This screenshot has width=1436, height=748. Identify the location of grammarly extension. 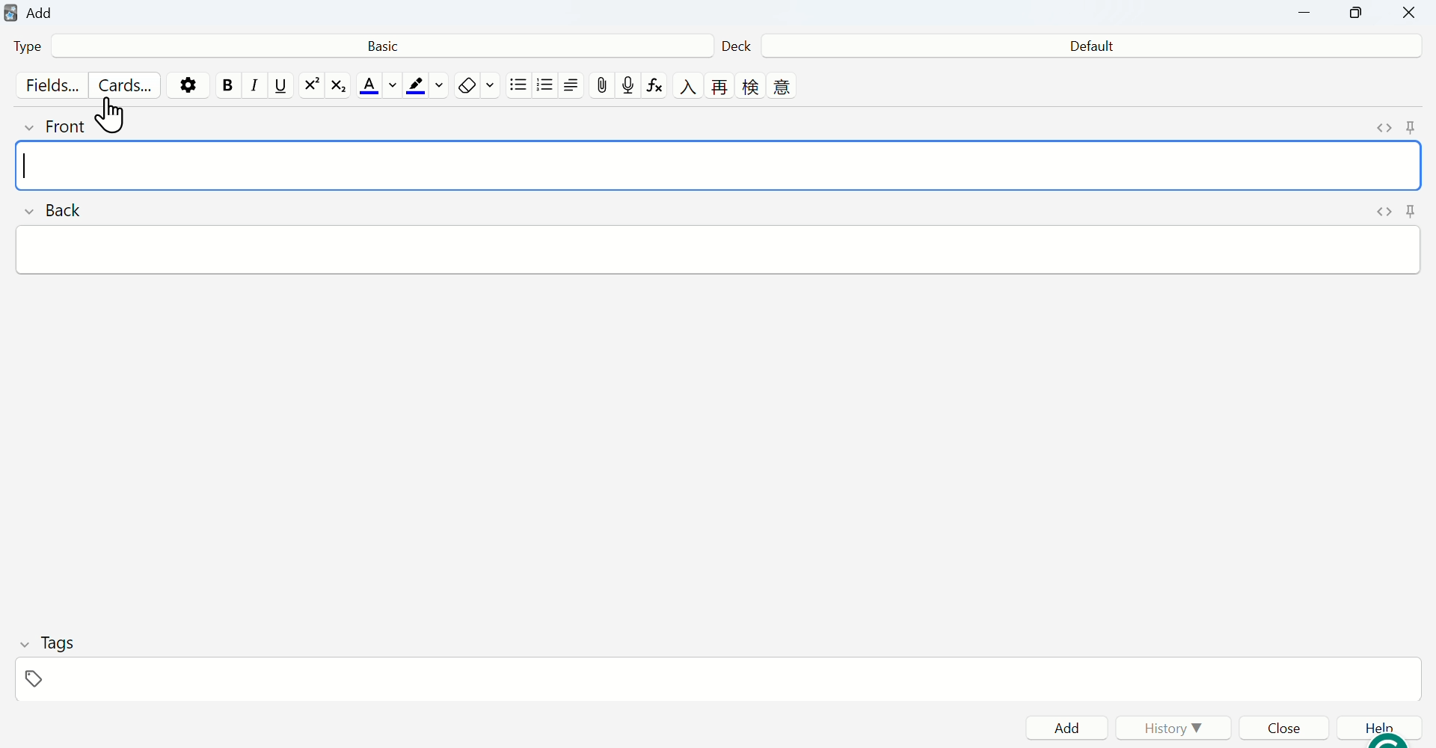
(1387, 740).